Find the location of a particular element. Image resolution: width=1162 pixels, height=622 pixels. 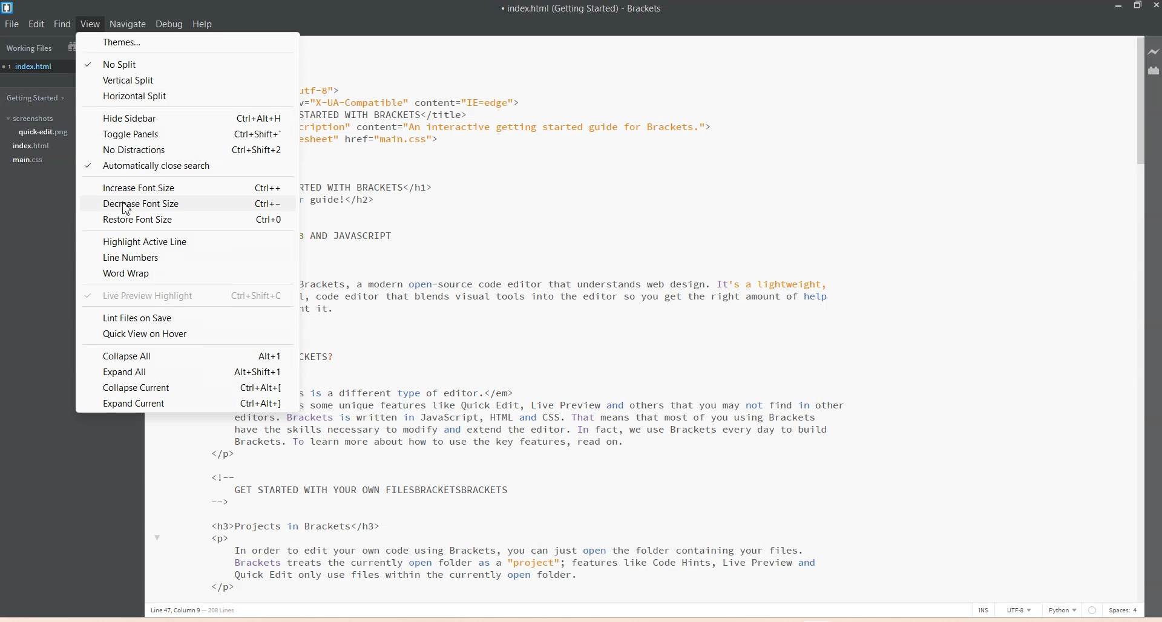

Word Wrap is located at coordinates (188, 275).